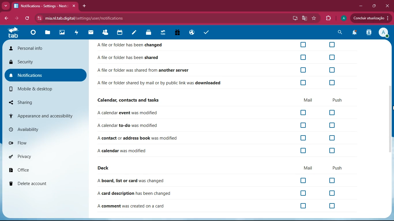  Describe the element at coordinates (303, 126) in the screenshot. I see `off` at that location.